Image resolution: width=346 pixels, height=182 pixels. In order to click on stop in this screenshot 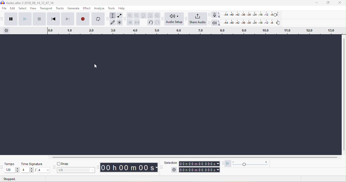, I will do `click(39, 19)`.